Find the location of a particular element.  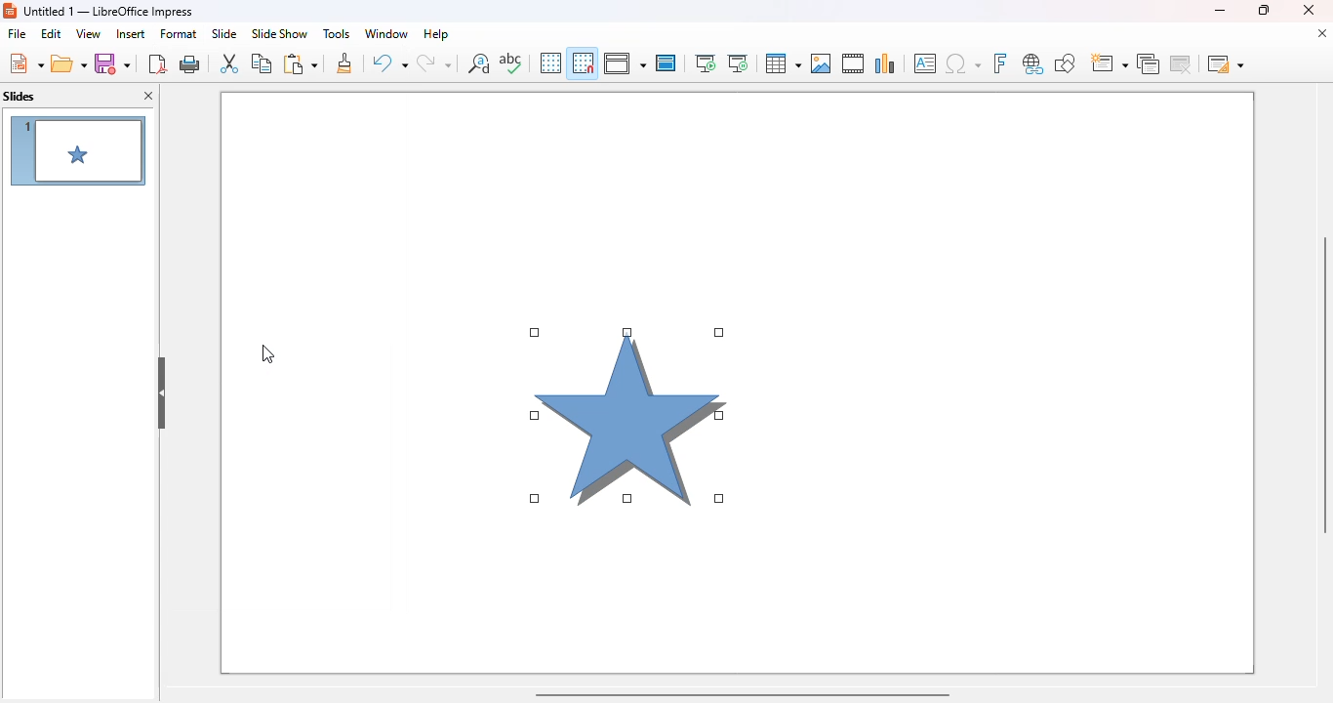

master slide is located at coordinates (666, 62).